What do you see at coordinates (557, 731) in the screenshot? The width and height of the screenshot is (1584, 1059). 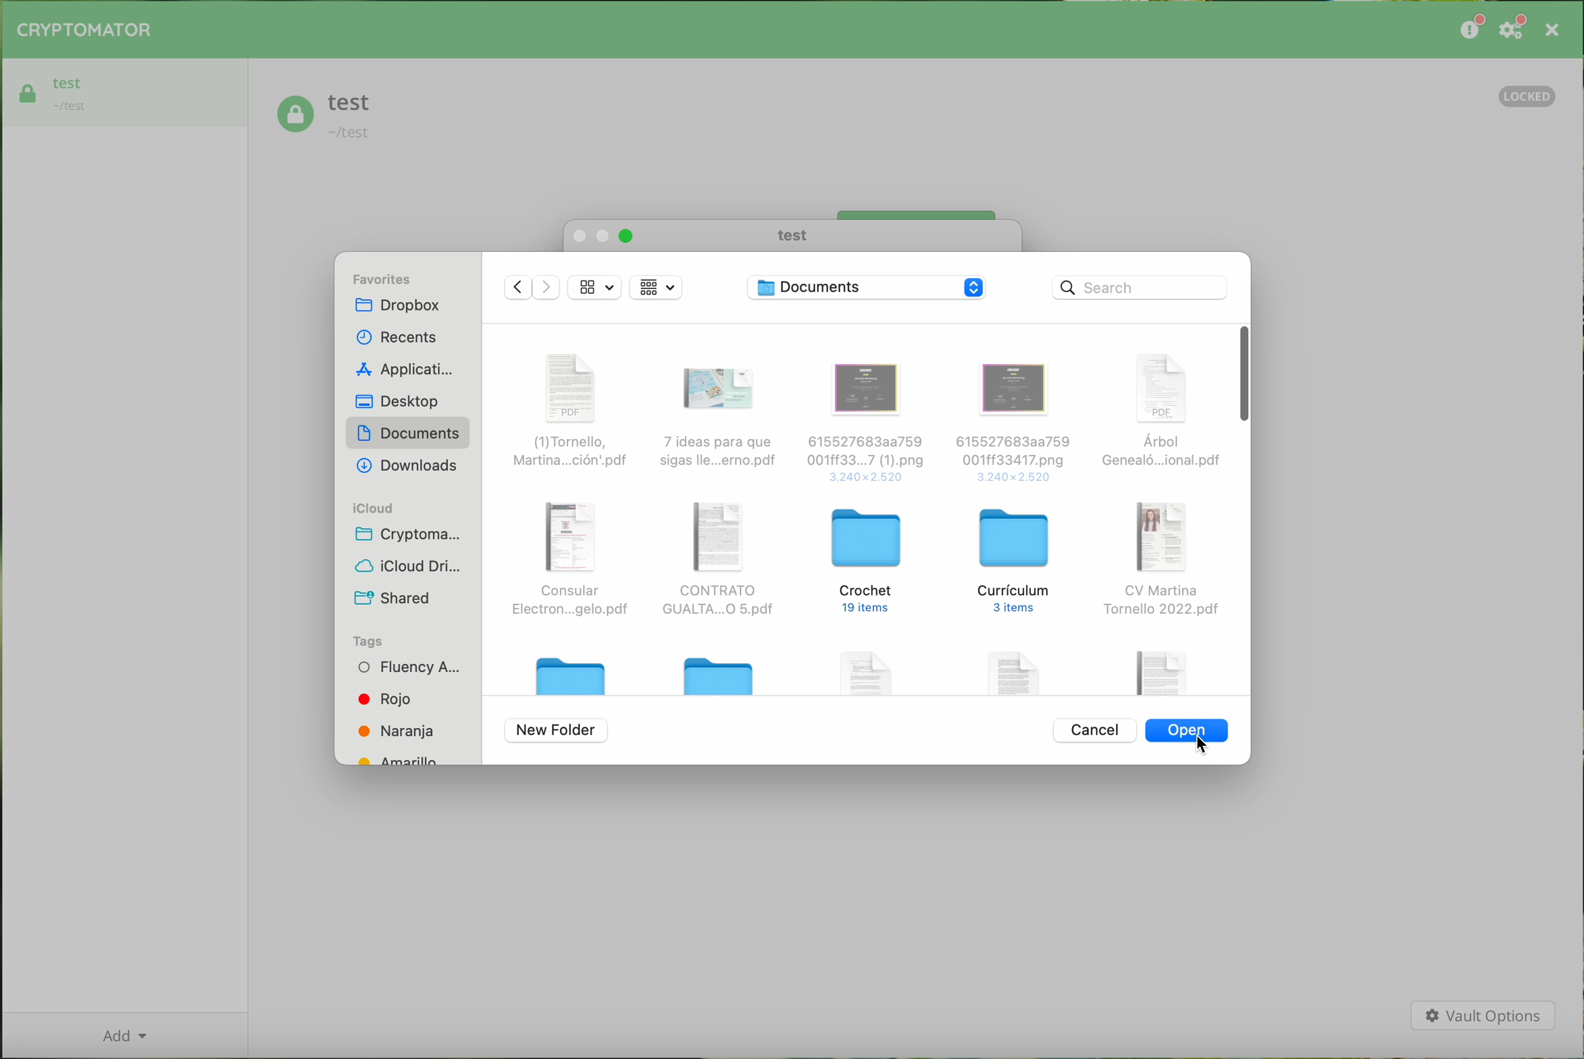 I see `new folder ` at bounding box center [557, 731].